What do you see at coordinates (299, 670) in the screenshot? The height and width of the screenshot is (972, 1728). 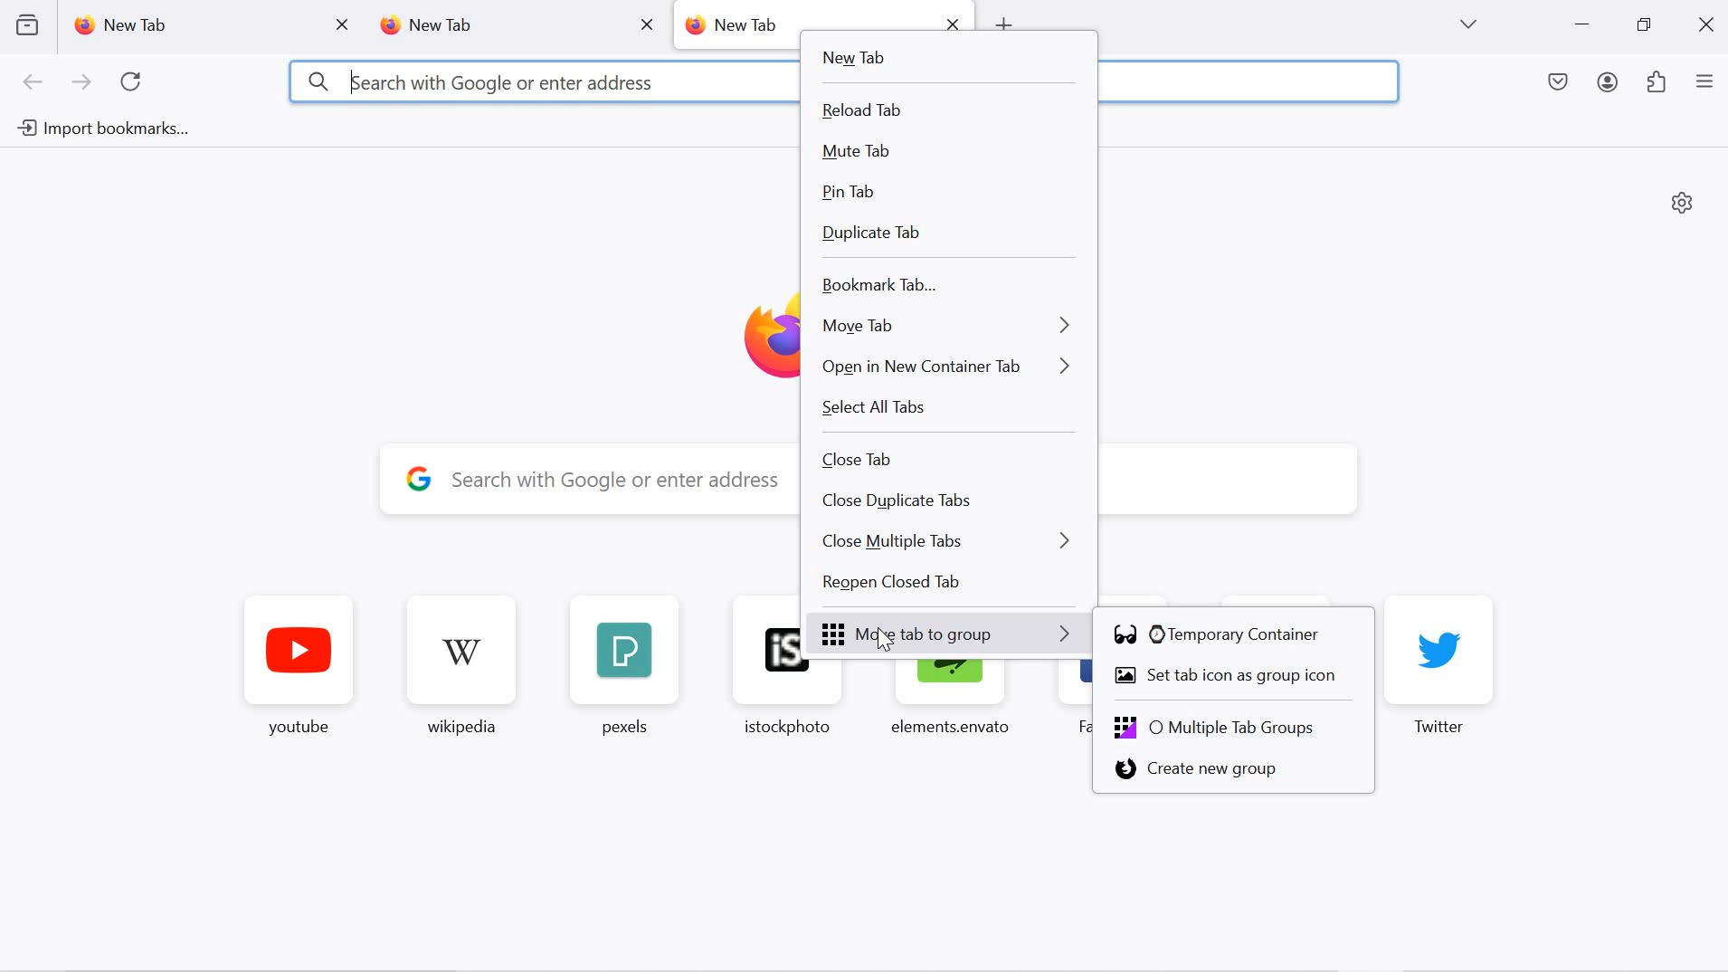 I see `youtube favorite` at bounding box center [299, 670].